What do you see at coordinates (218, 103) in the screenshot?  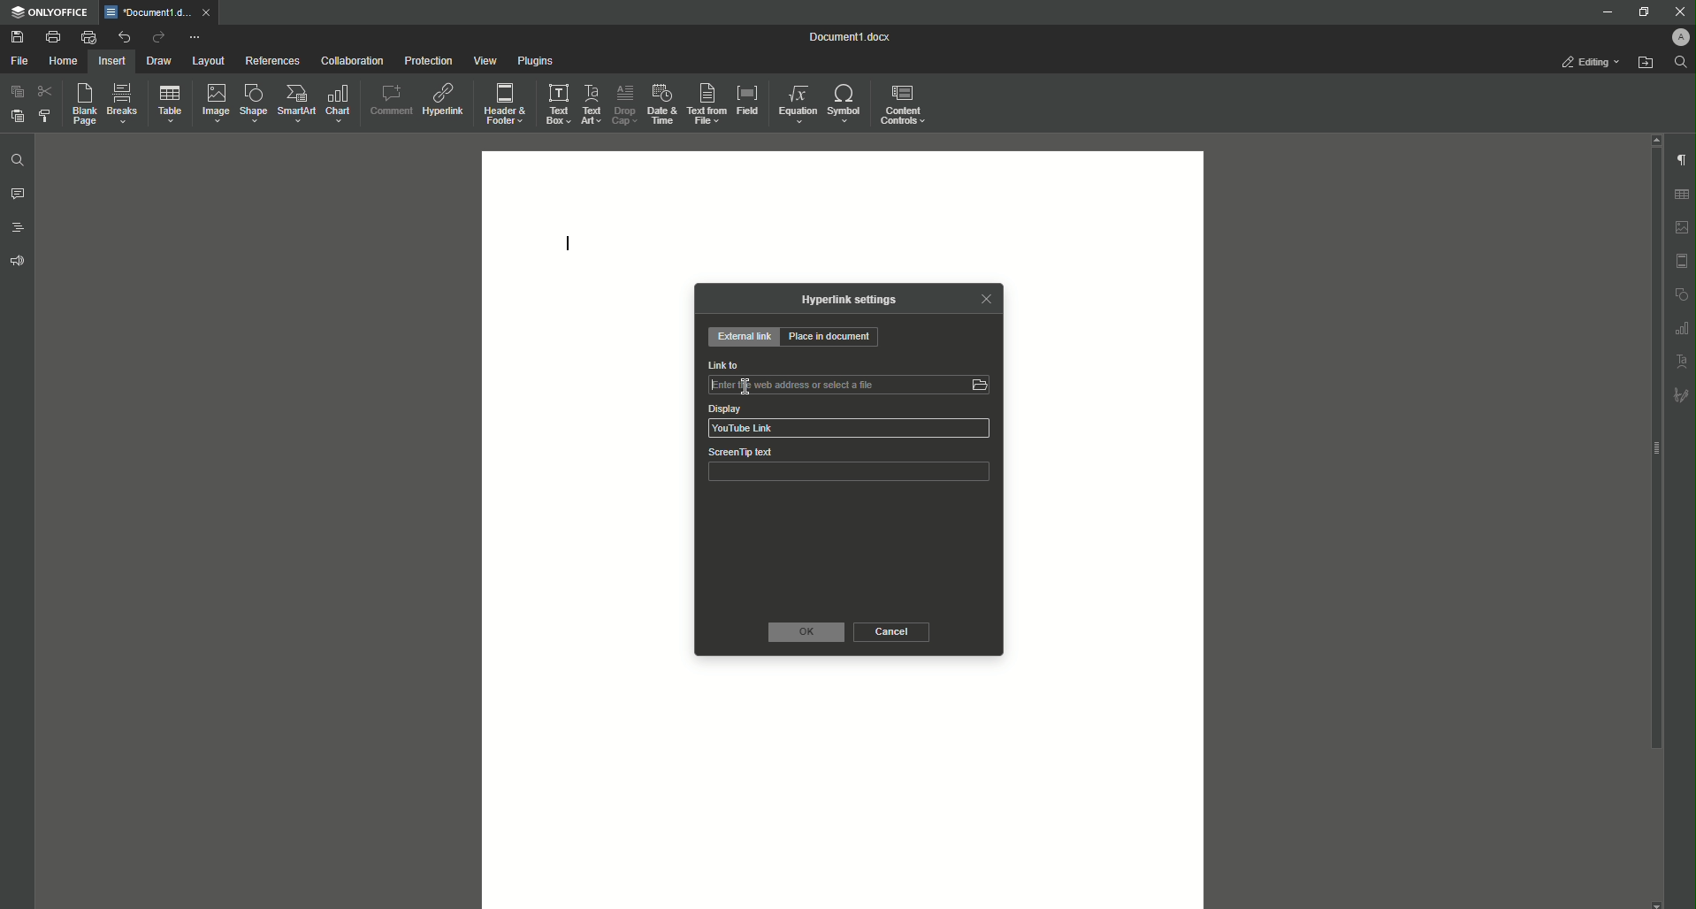 I see `Image` at bounding box center [218, 103].